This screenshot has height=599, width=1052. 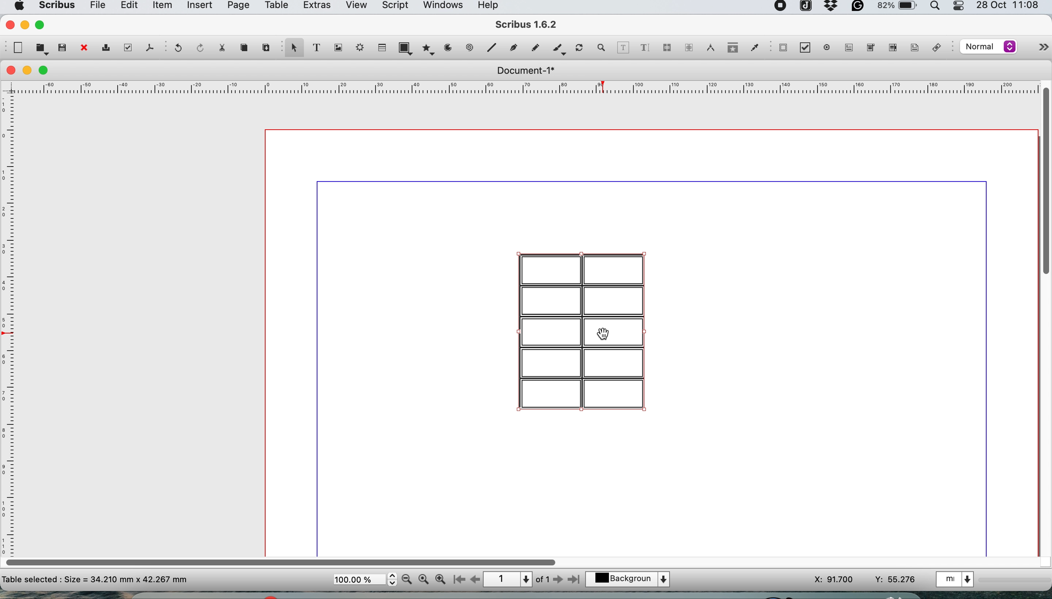 I want to click on copy item properties, so click(x=730, y=50).